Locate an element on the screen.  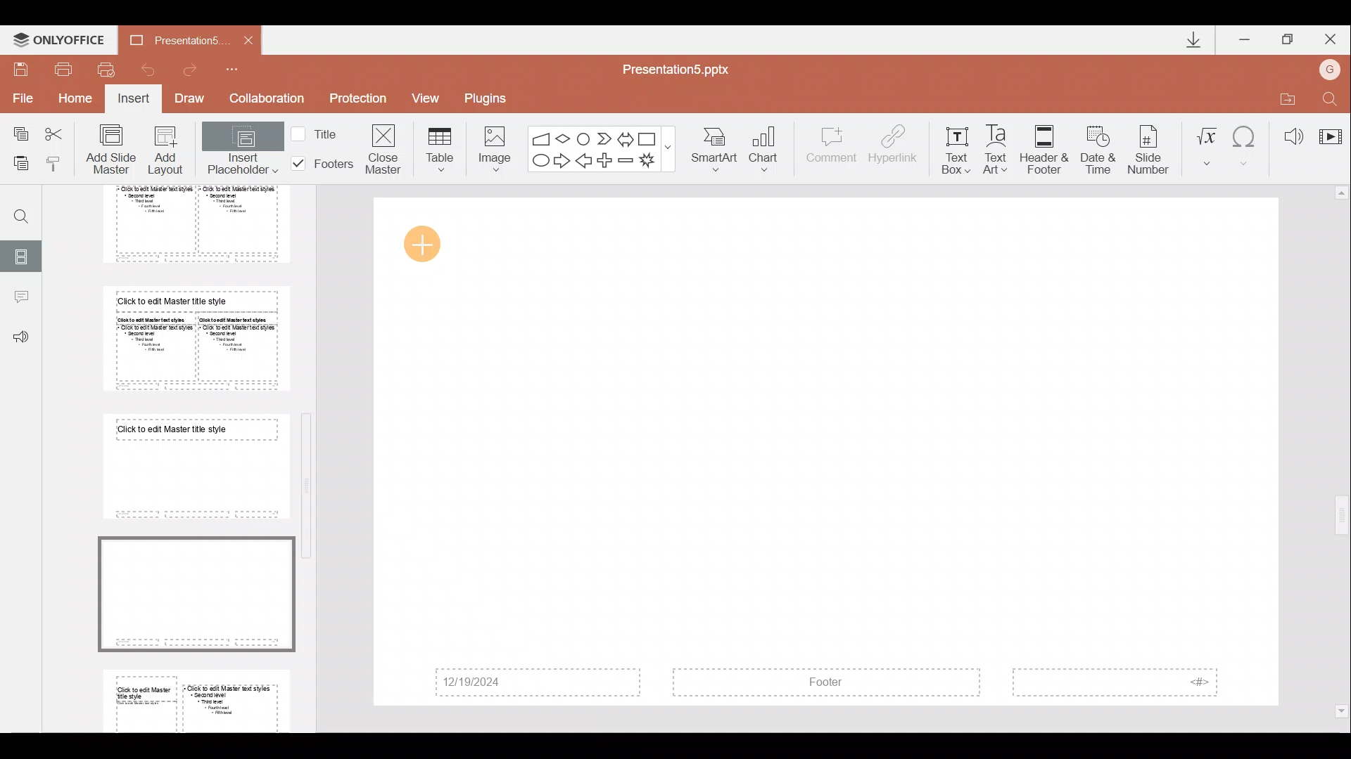
Slide 6 is located at coordinates (191, 338).